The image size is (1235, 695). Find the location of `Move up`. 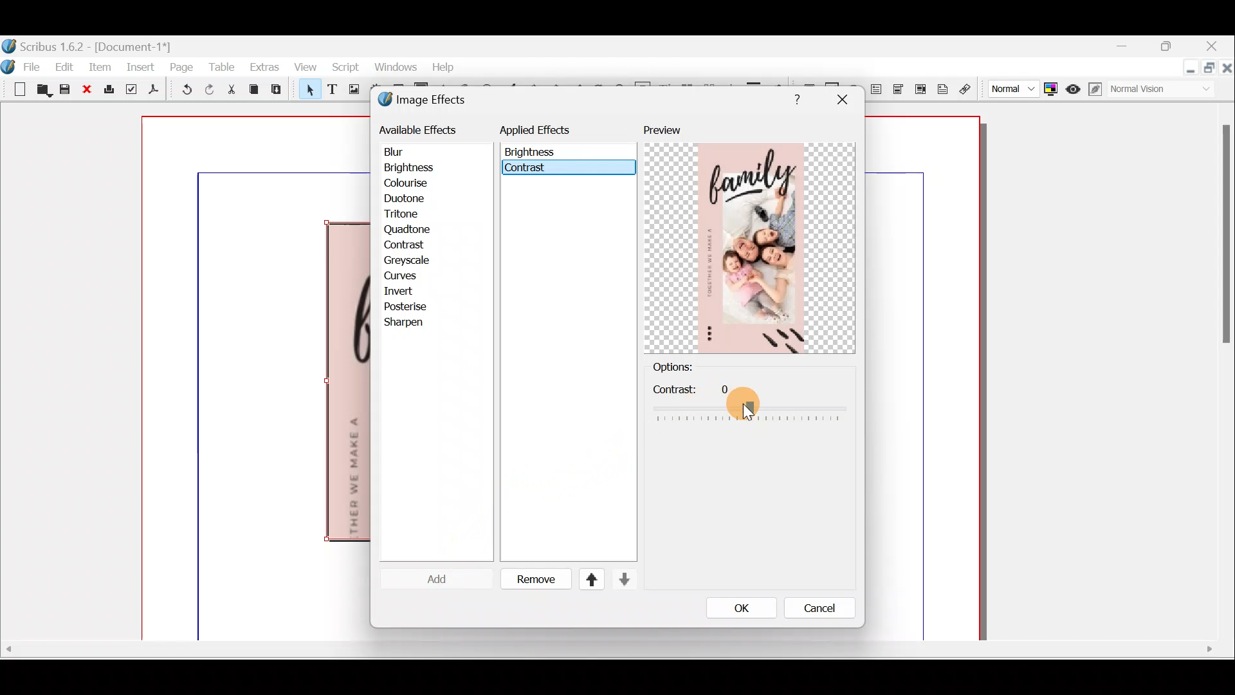

Move up is located at coordinates (586, 579).